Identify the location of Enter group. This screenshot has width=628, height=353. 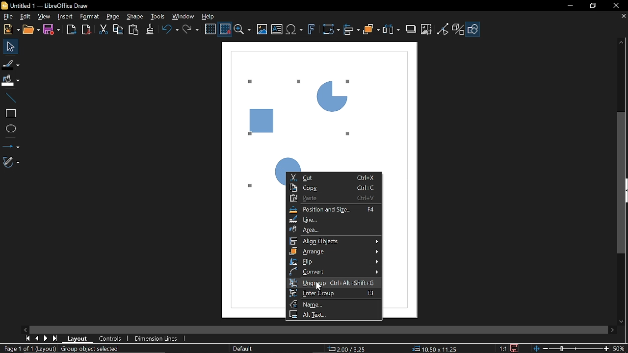
(334, 293).